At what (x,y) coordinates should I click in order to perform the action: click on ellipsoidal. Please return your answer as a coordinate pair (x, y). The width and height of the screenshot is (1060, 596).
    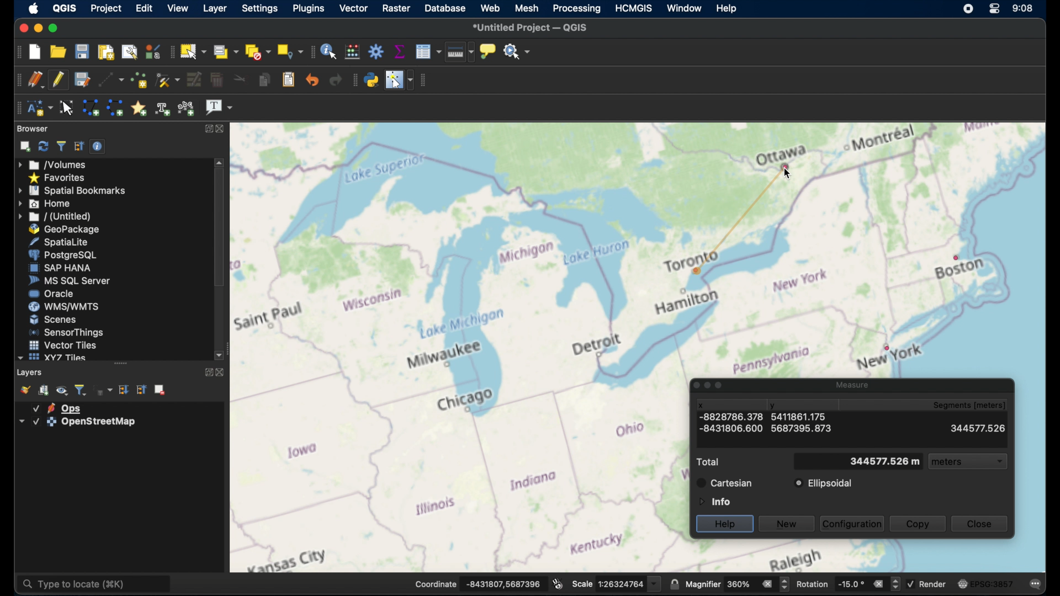
    Looking at the image, I should click on (824, 483).